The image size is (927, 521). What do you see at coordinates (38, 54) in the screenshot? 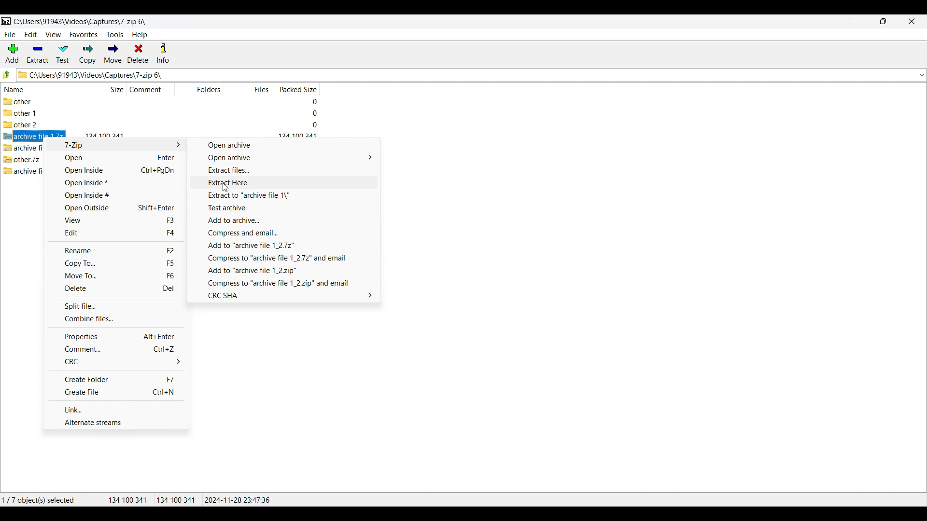
I see `Extract` at bounding box center [38, 54].